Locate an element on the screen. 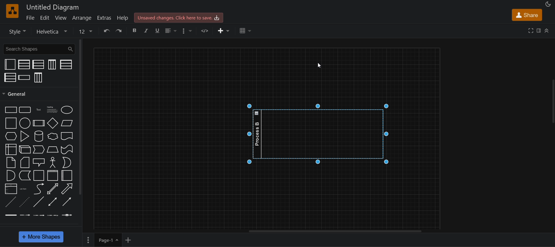 Image resolution: width=555 pixels, height=247 pixels. curve is located at coordinates (38, 189).